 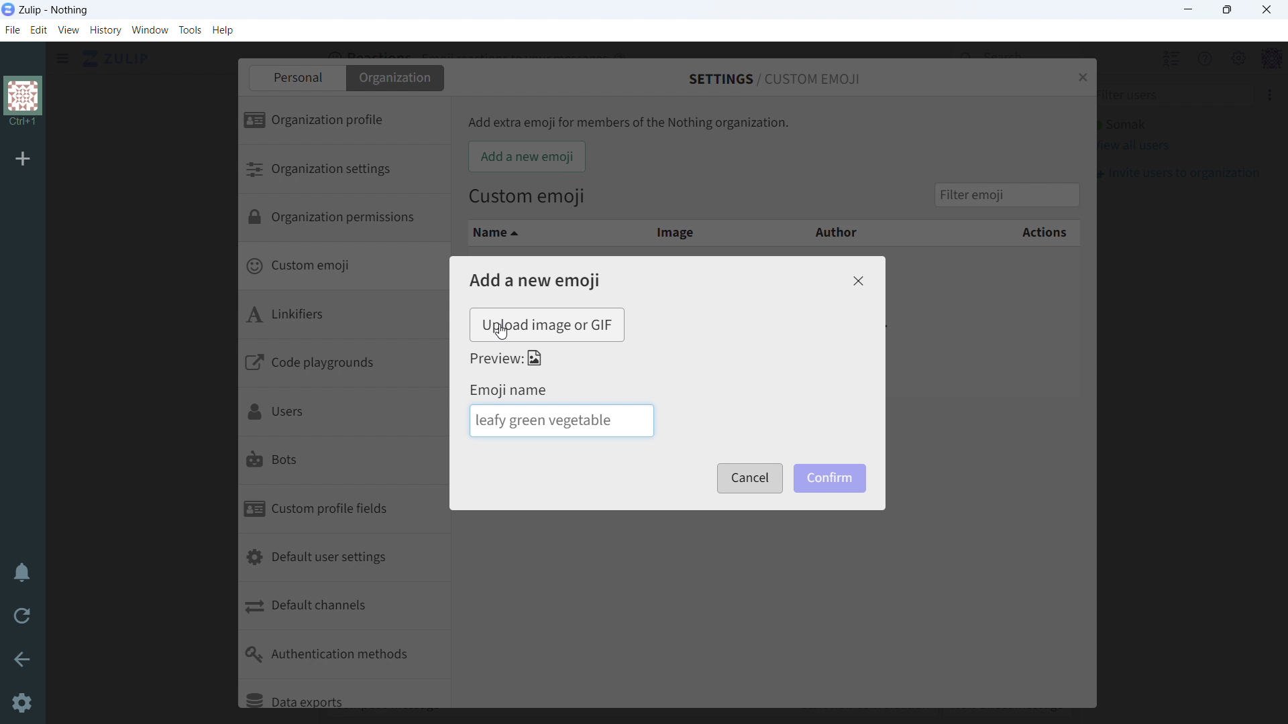 I want to click on organization settings, so click(x=342, y=170).